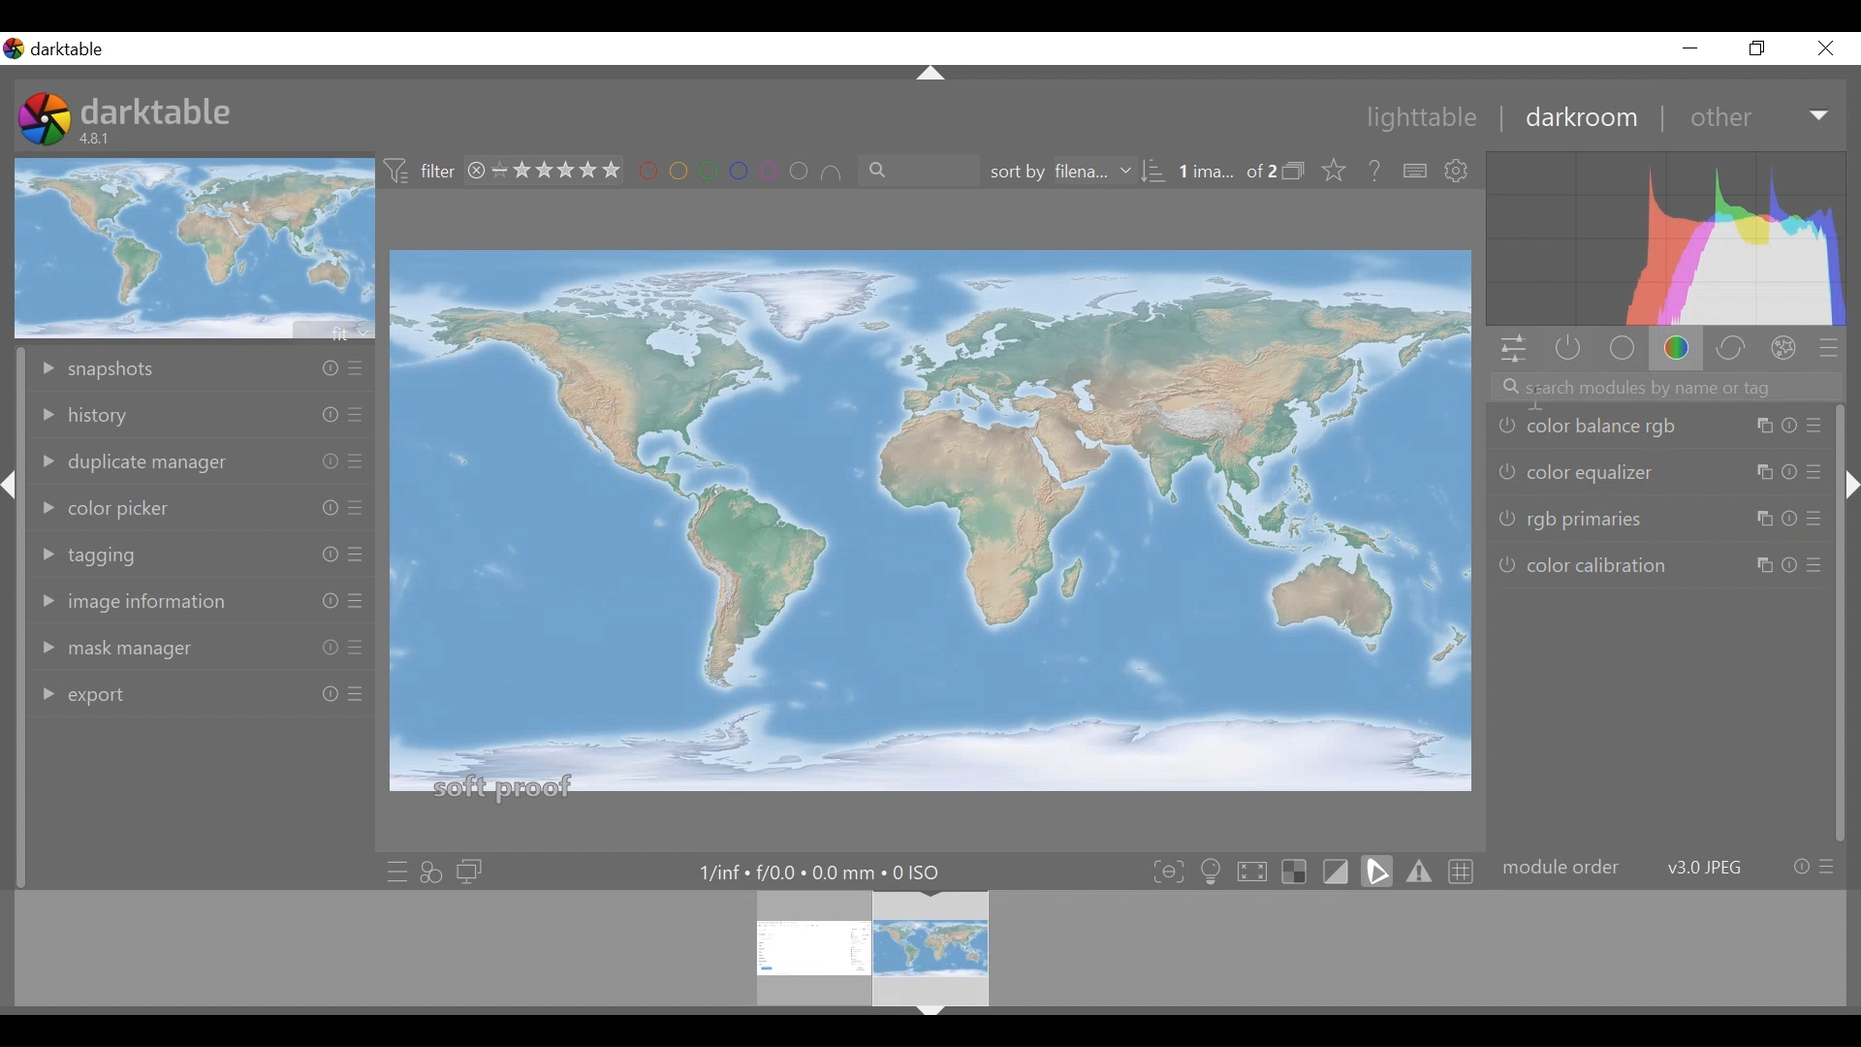 Image resolution: width=1861 pixels, height=1047 pixels. I want to click on , so click(1773, 428).